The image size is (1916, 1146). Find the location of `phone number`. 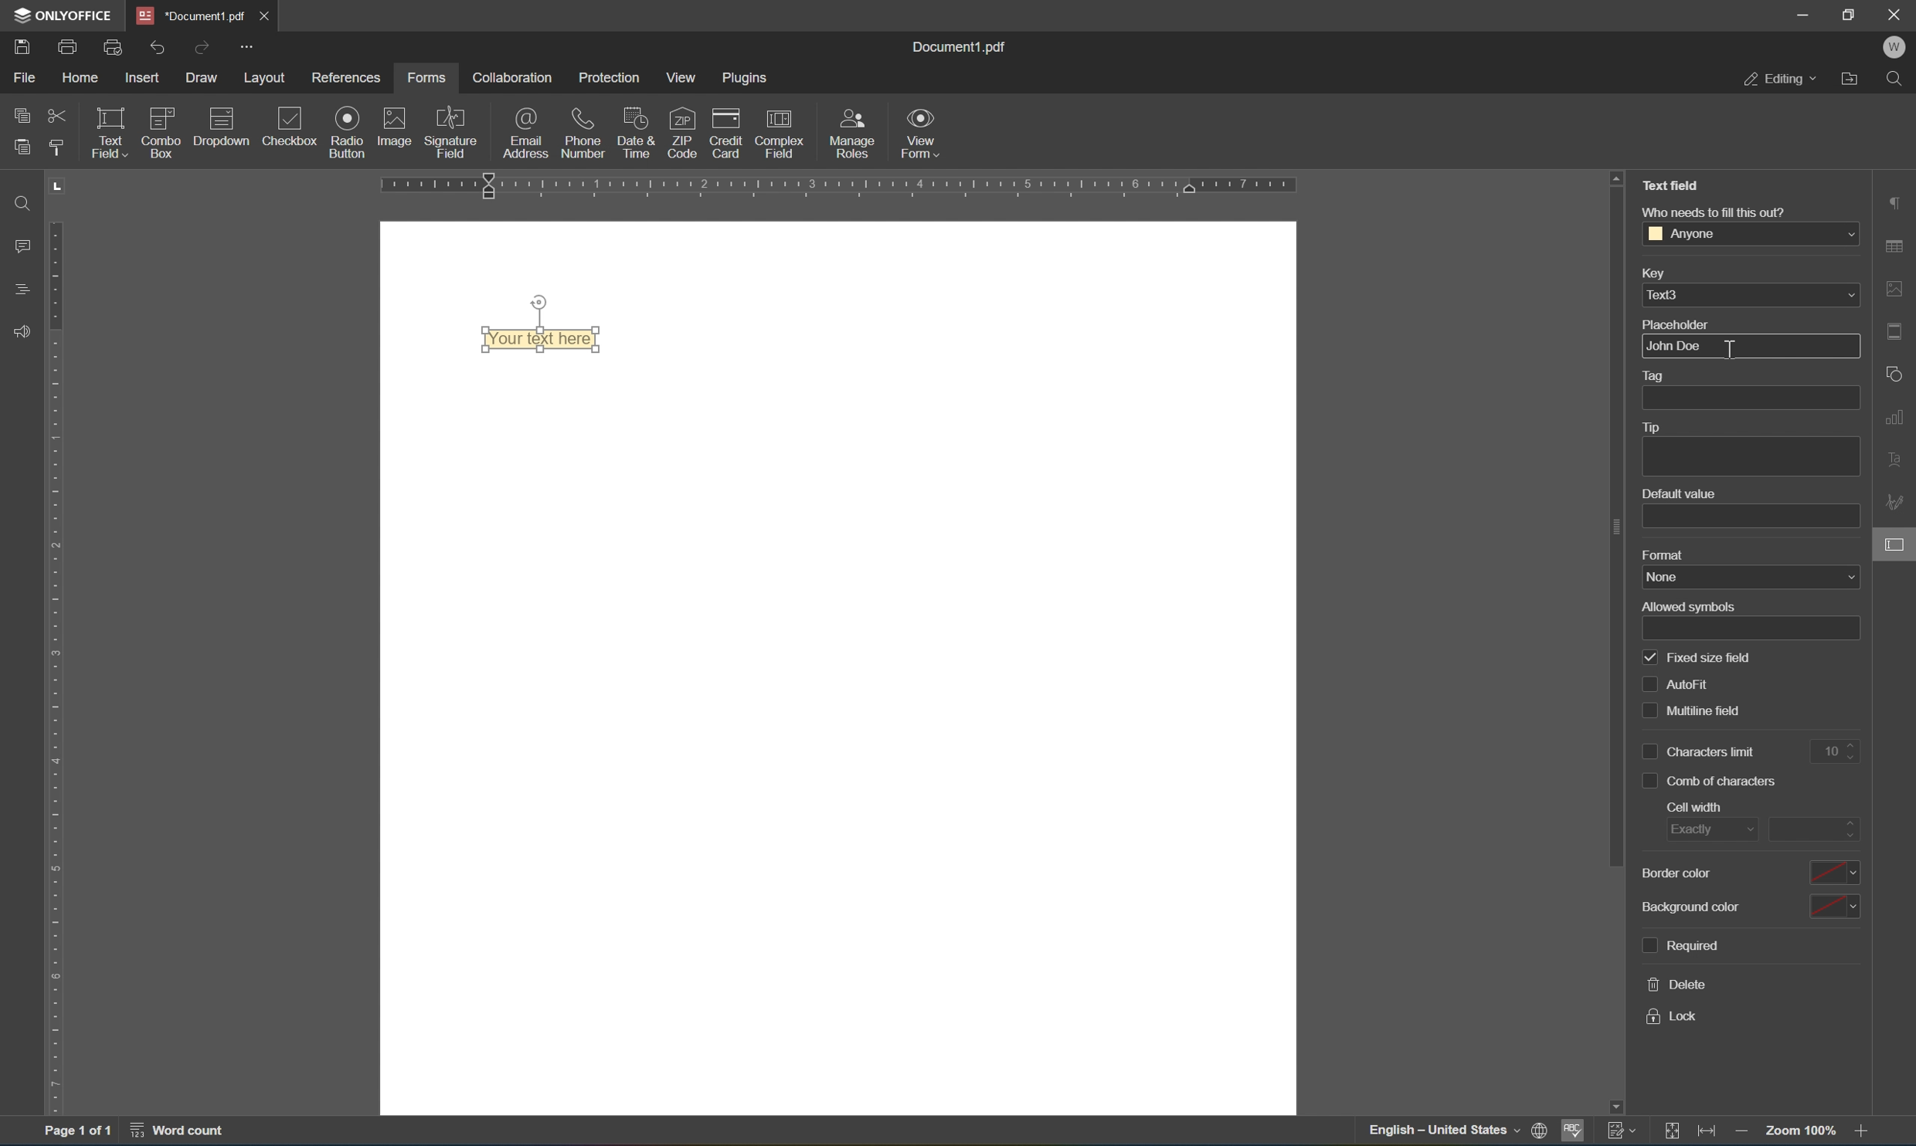

phone number is located at coordinates (583, 133).